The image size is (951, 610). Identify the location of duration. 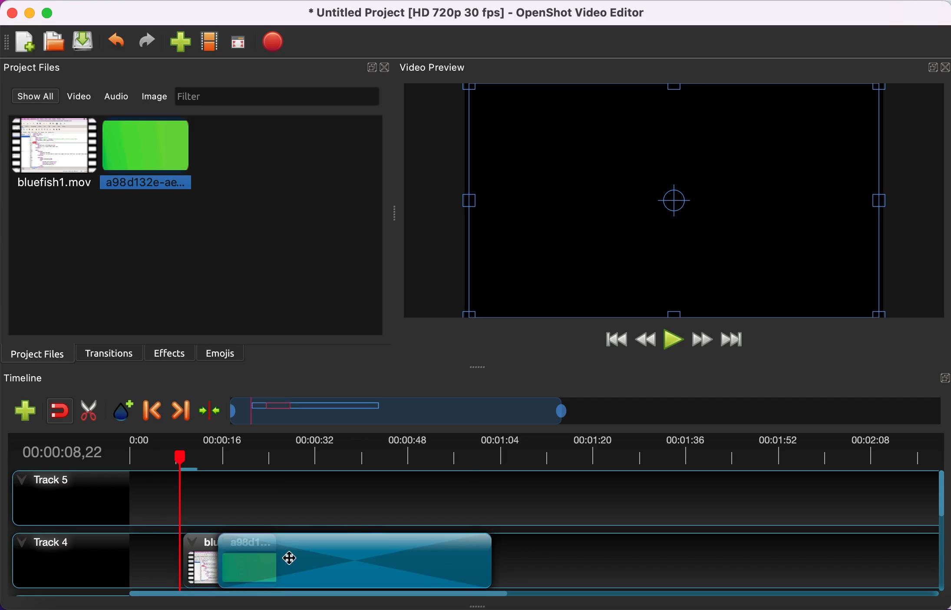
(482, 449).